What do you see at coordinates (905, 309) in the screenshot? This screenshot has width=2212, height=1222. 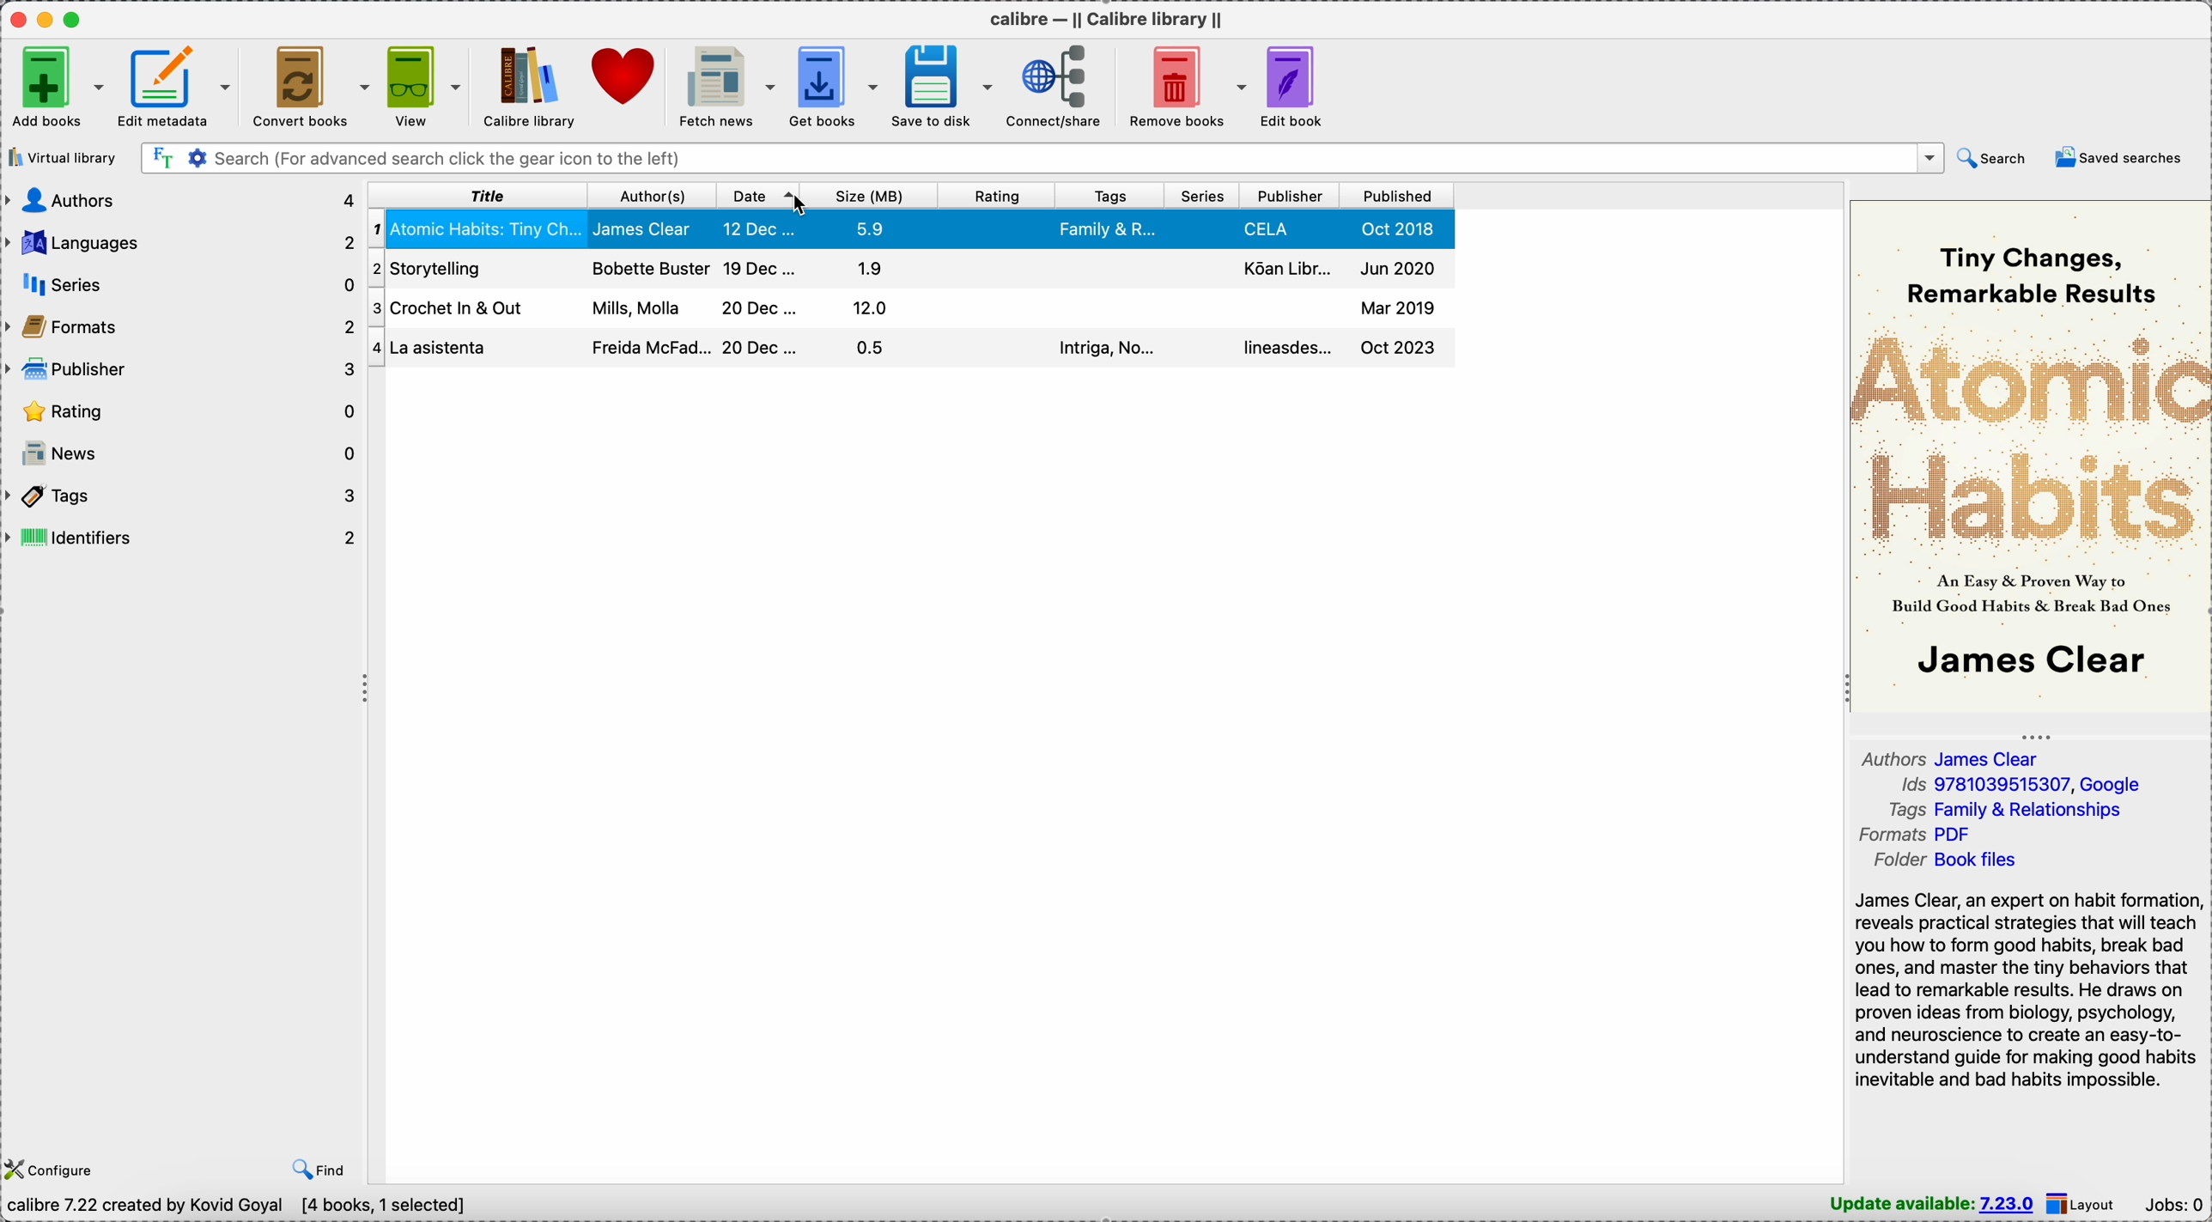 I see `La Asistentaa book details` at bounding box center [905, 309].